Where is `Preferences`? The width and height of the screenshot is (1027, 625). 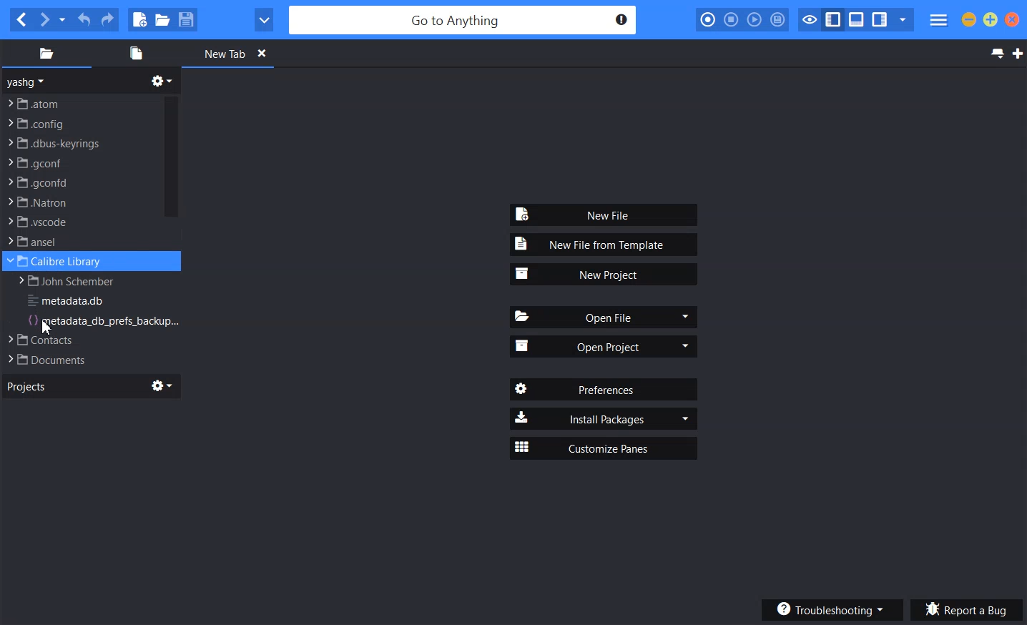
Preferences is located at coordinates (602, 389).